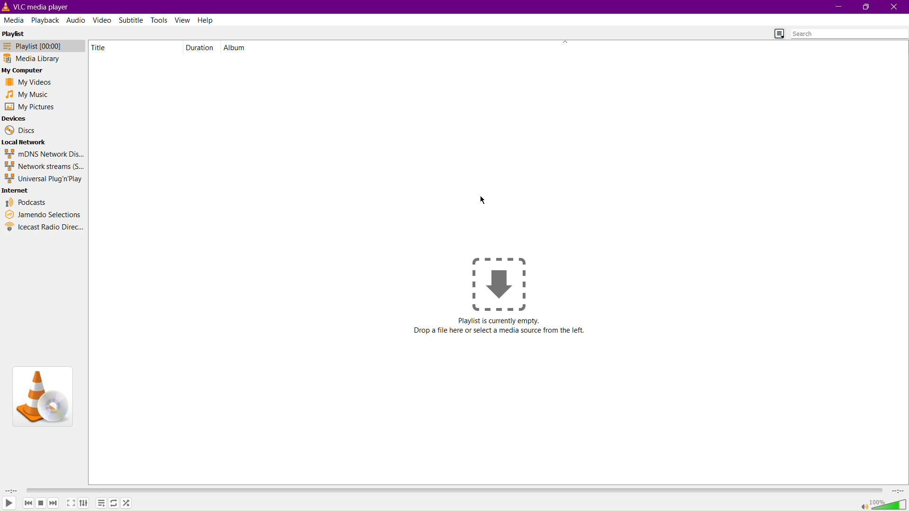  Describe the element at coordinates (17, 33) in the screenshot. I see `Playlist` at that location.